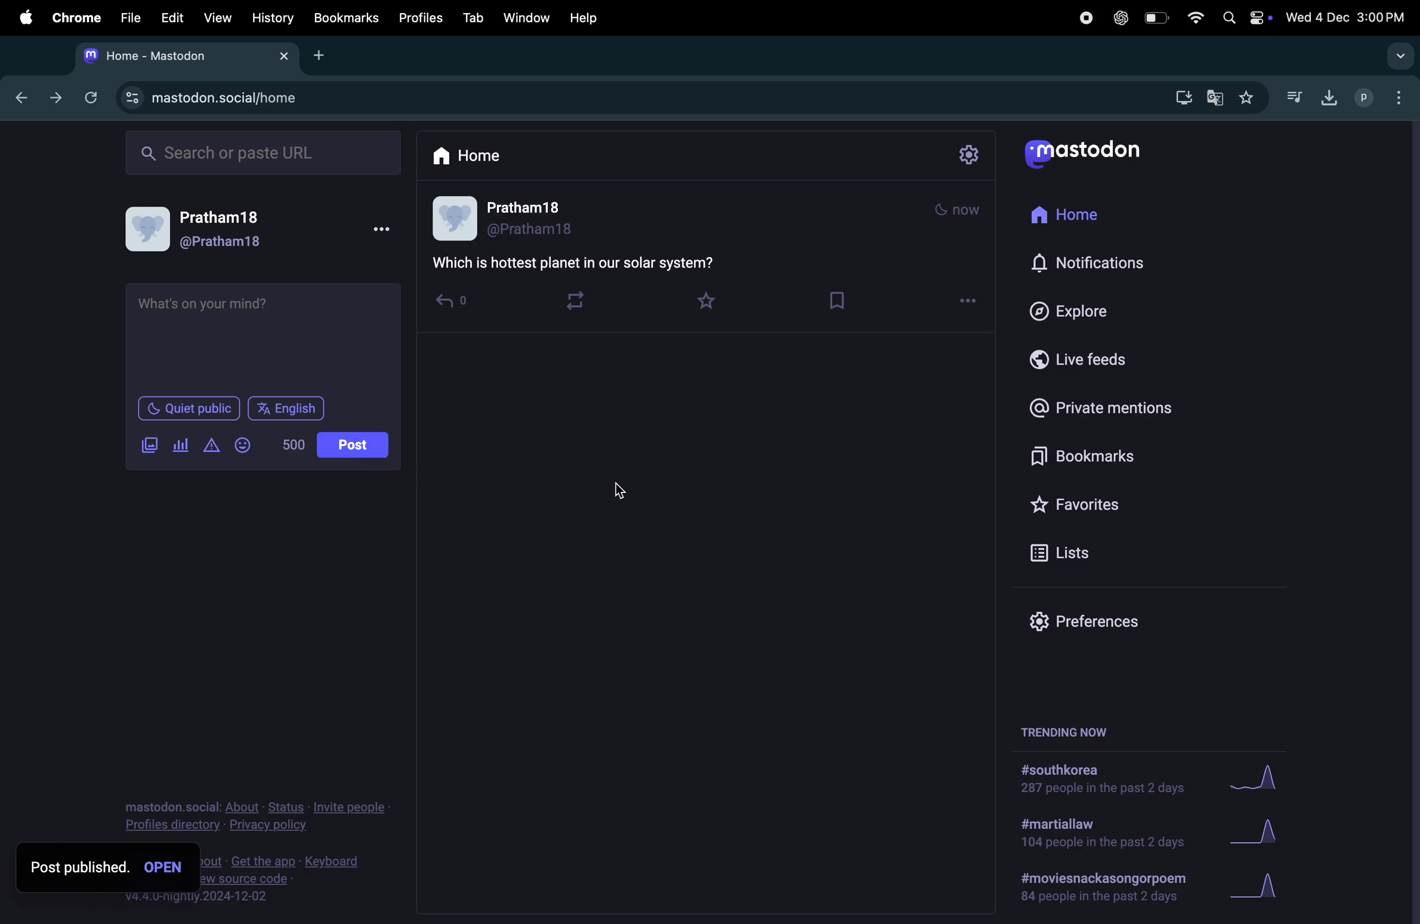 Image resolution: width=1420 pixels, height=924 pixels. I want to click on Quiet public, so click(187, 408).